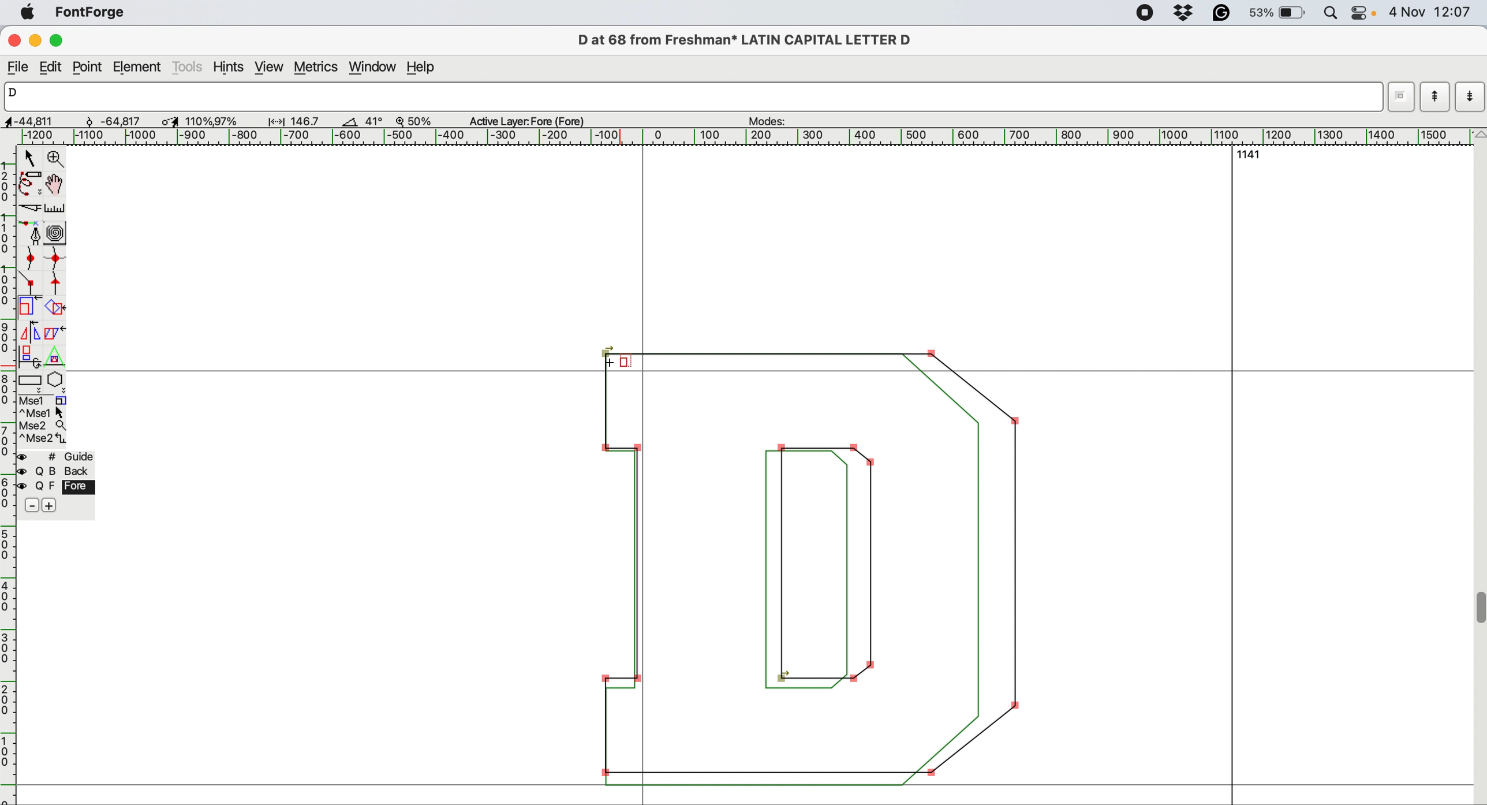 The height and width of the screenshot is (805, 1487). What do you see at coordinates (55, 159) in the screenshot?
I see `magnify` at bounding box center [55, 159].